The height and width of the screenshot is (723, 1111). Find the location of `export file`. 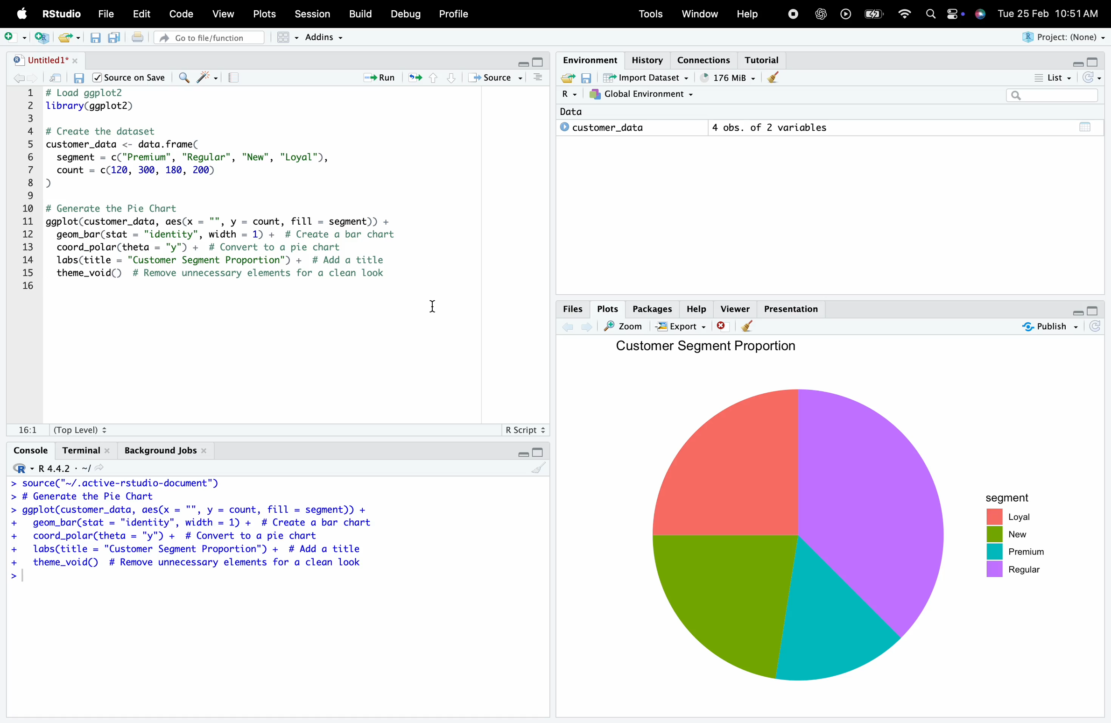

export file is located at coordinates (72, 38).